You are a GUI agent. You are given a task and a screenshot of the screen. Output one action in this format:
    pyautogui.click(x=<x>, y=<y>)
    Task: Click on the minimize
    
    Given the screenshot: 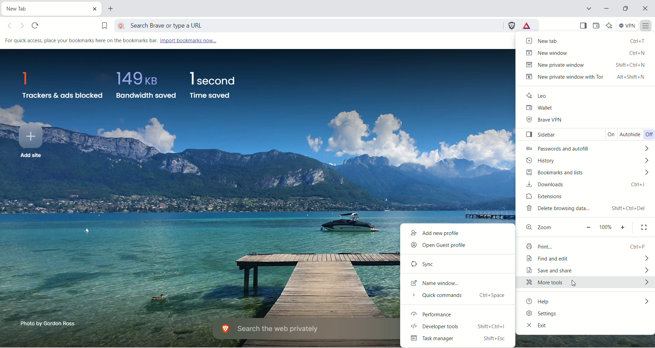 What is the action you would take?
    pyautogui.click(x=605, y=8)
    